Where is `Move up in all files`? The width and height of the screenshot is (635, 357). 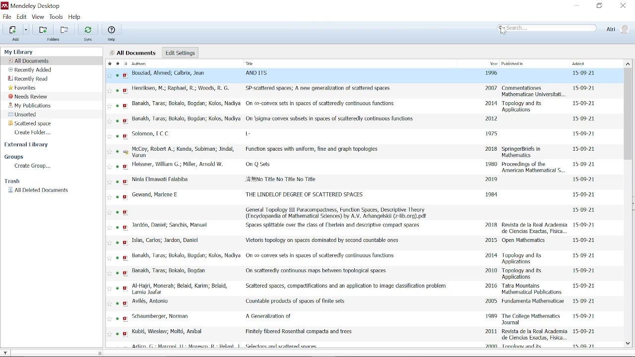 Move up in all files is located at coordinates (628, 63).